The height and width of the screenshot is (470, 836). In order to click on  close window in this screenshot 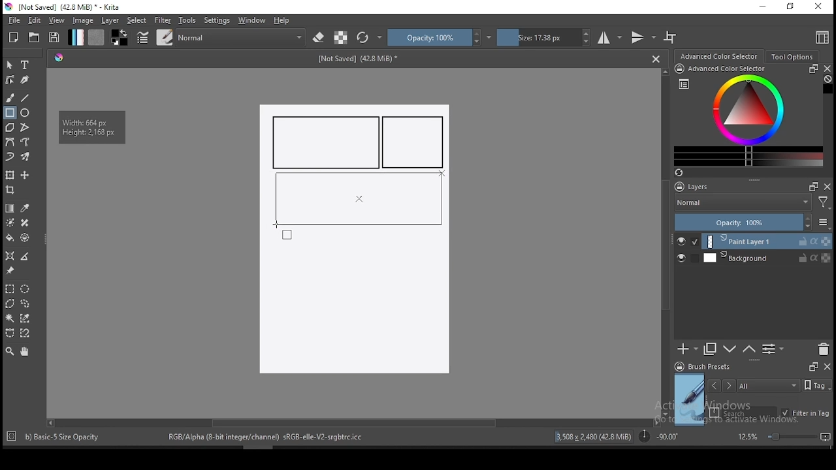, I will do `click(820, 7)`.